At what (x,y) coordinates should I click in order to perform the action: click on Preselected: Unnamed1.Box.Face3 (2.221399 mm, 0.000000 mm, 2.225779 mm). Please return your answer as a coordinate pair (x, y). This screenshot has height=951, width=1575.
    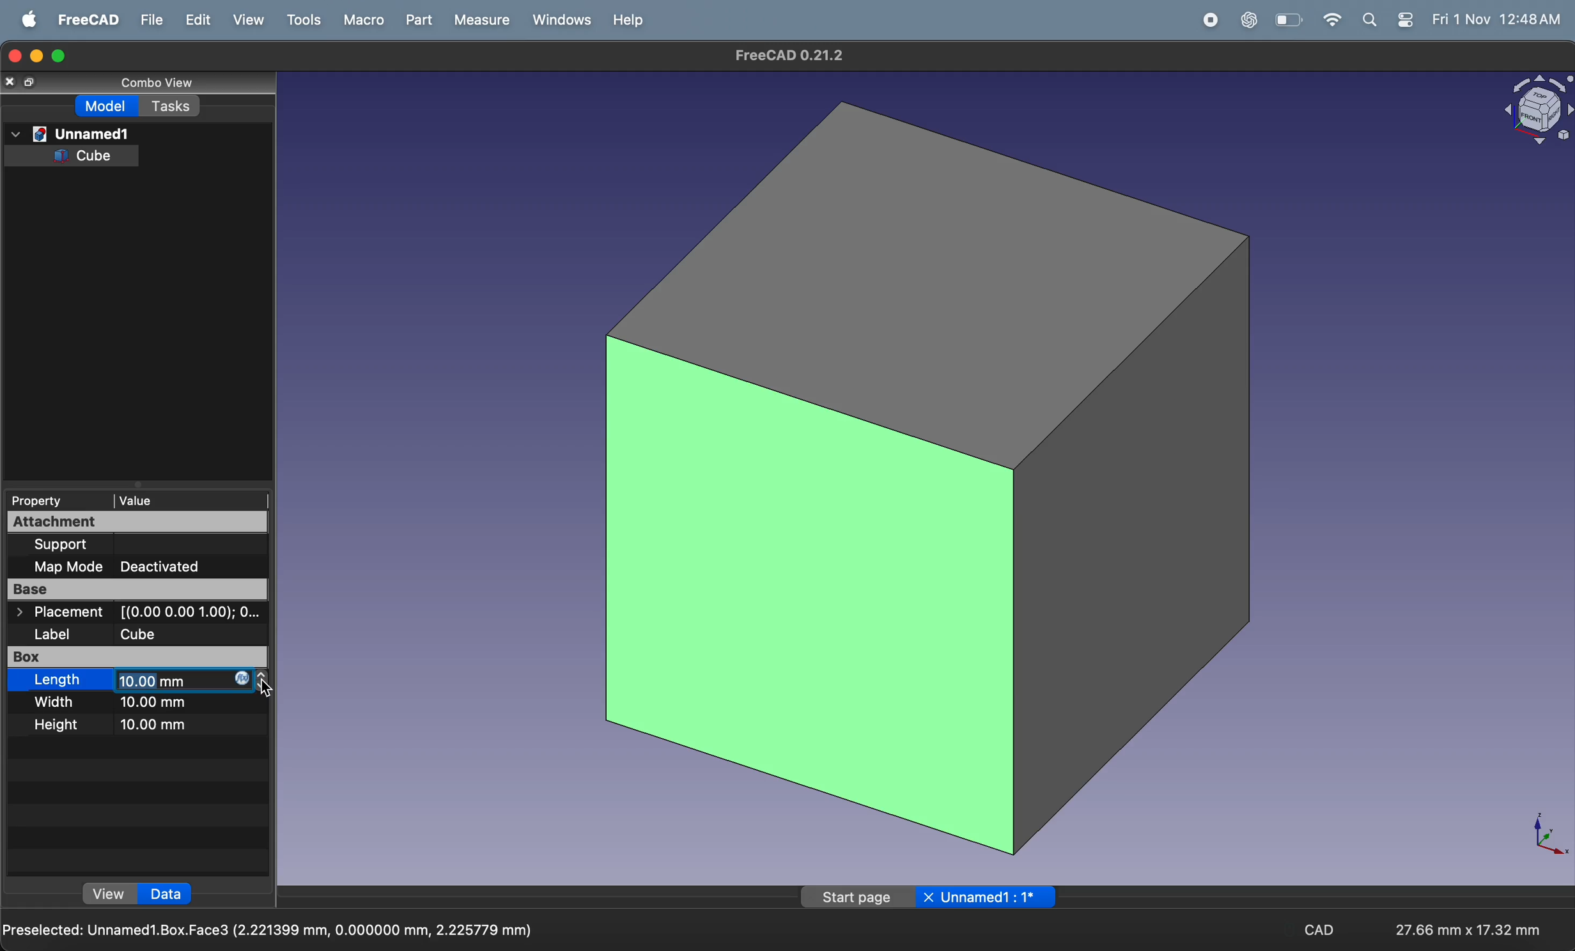
    Looking at the image, I should click on (270, 929).